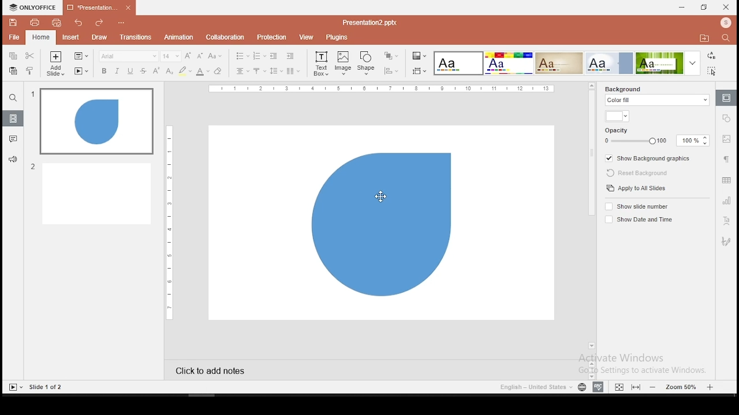 The height and width of the screenshot is (415, 739). What do you see at coordinates (12, 56) in the screenshot?
I see `copy` at bounding box center [12, 56].